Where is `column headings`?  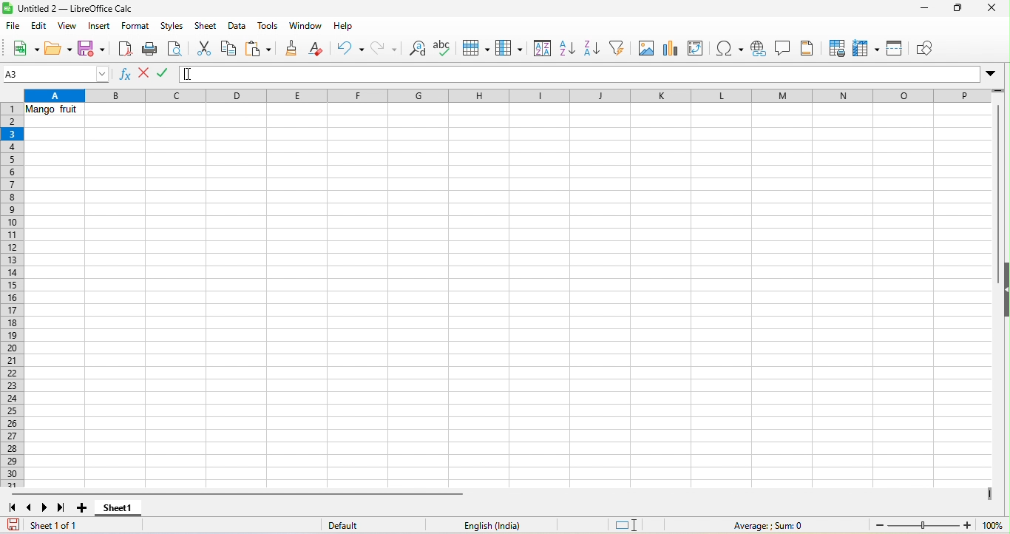
column headings is located at coordinates (514, 95).